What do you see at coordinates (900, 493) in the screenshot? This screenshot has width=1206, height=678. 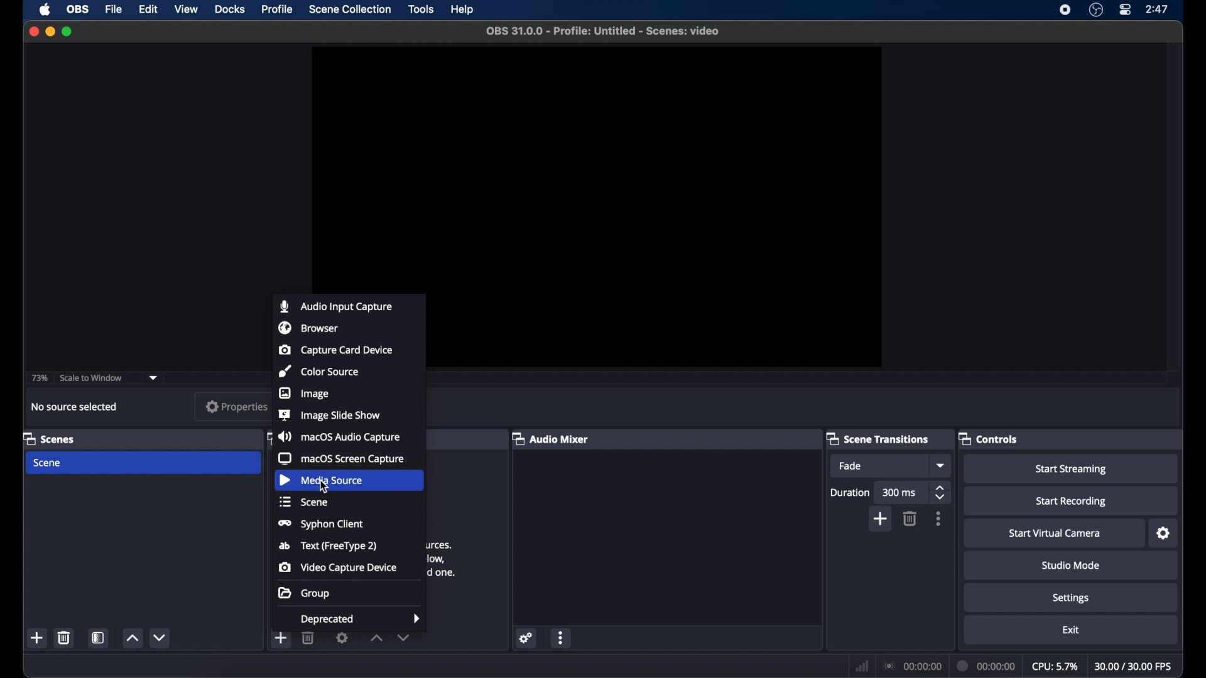 I see `300 ms` at bounding box center [900, 493].